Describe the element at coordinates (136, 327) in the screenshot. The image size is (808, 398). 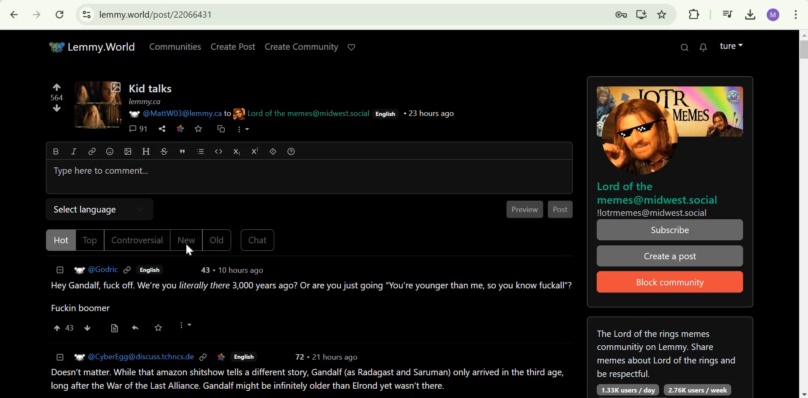
I see `reply` at that location.